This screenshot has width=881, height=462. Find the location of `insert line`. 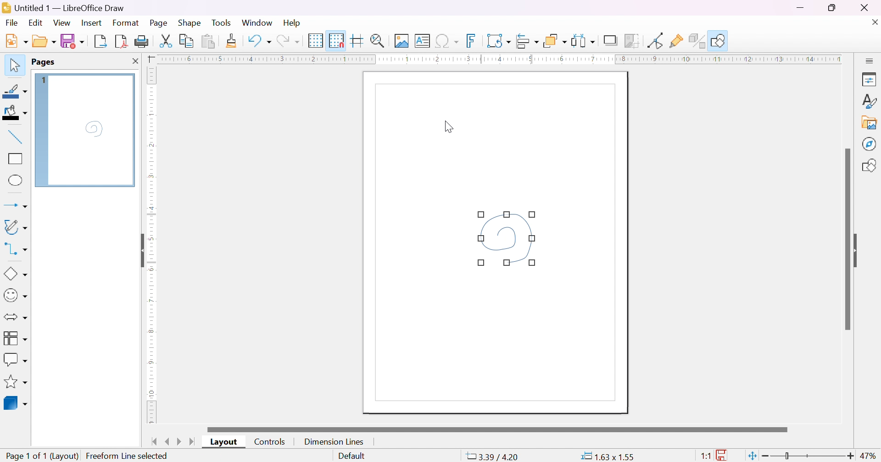

insert line is located at coordinates (16, 137).